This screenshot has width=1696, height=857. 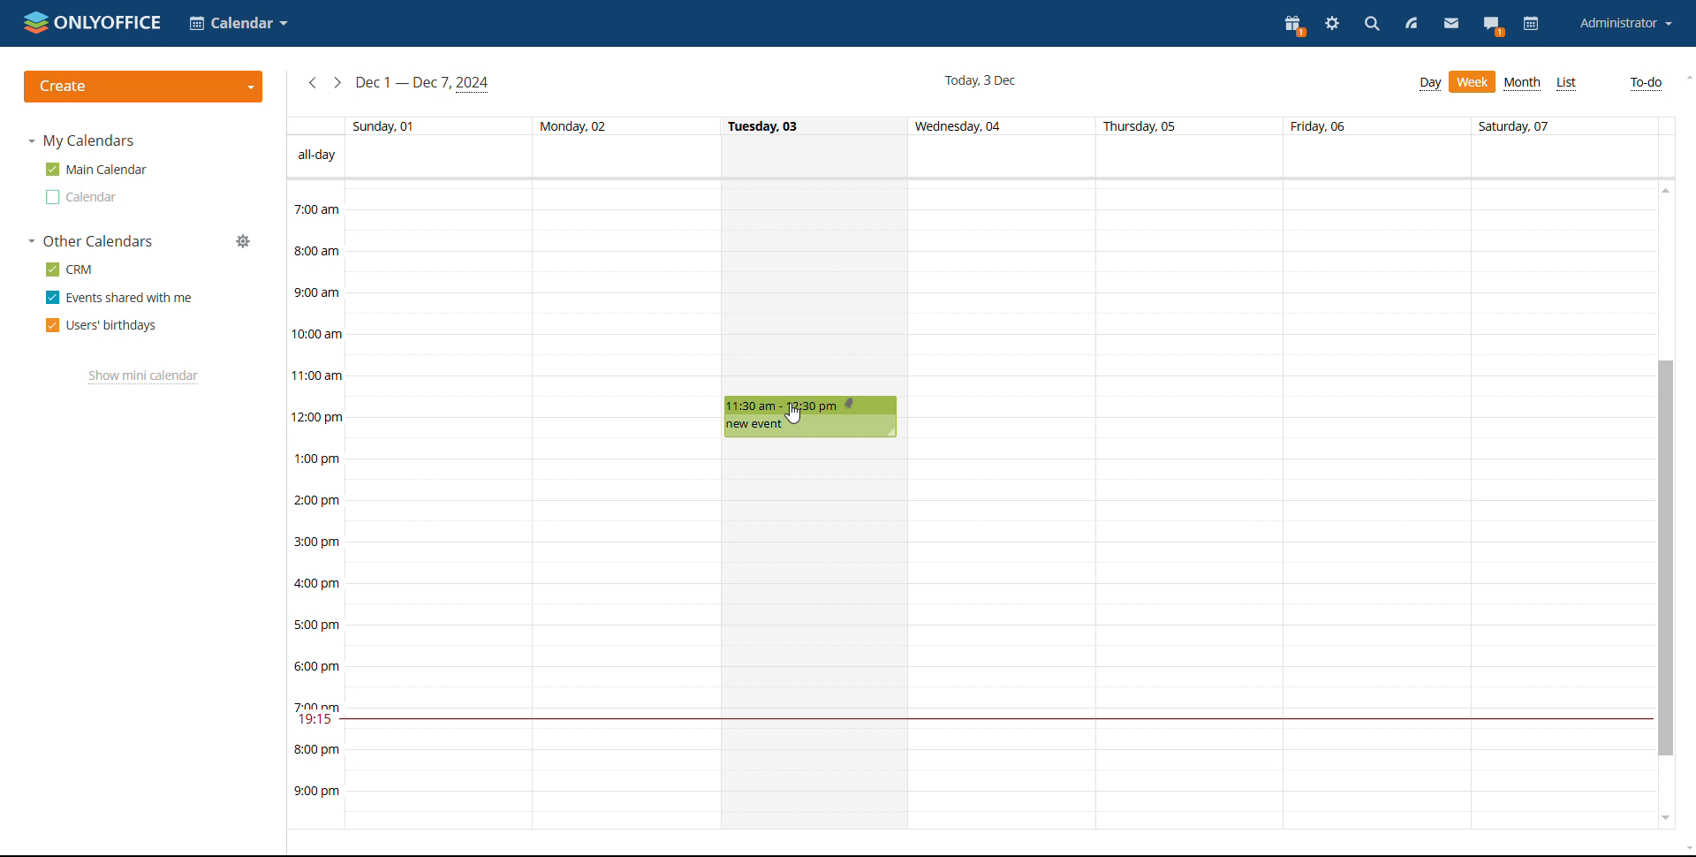 I want to click on 9:00 am, so click(x=316, y=291).